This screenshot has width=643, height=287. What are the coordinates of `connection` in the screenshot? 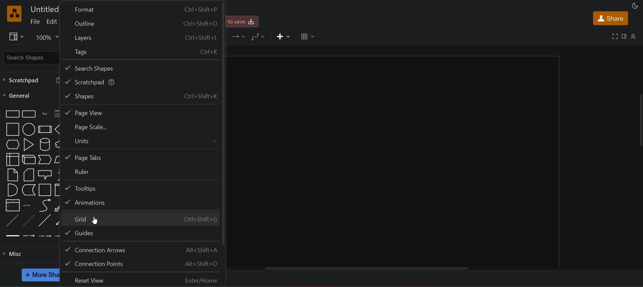 It's located at (236, 36).